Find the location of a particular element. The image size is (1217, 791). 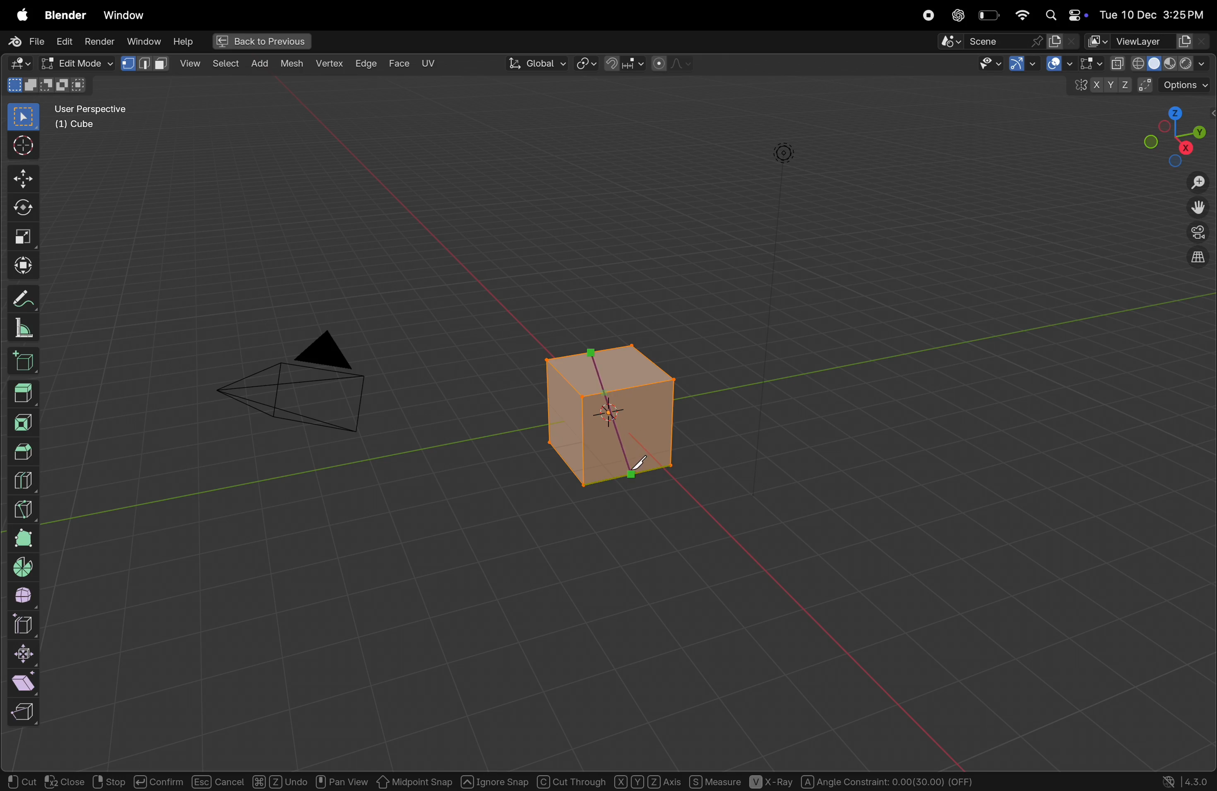

Show system preferences  "Network" panel to allow online access is located at coordinates (1169, 781).